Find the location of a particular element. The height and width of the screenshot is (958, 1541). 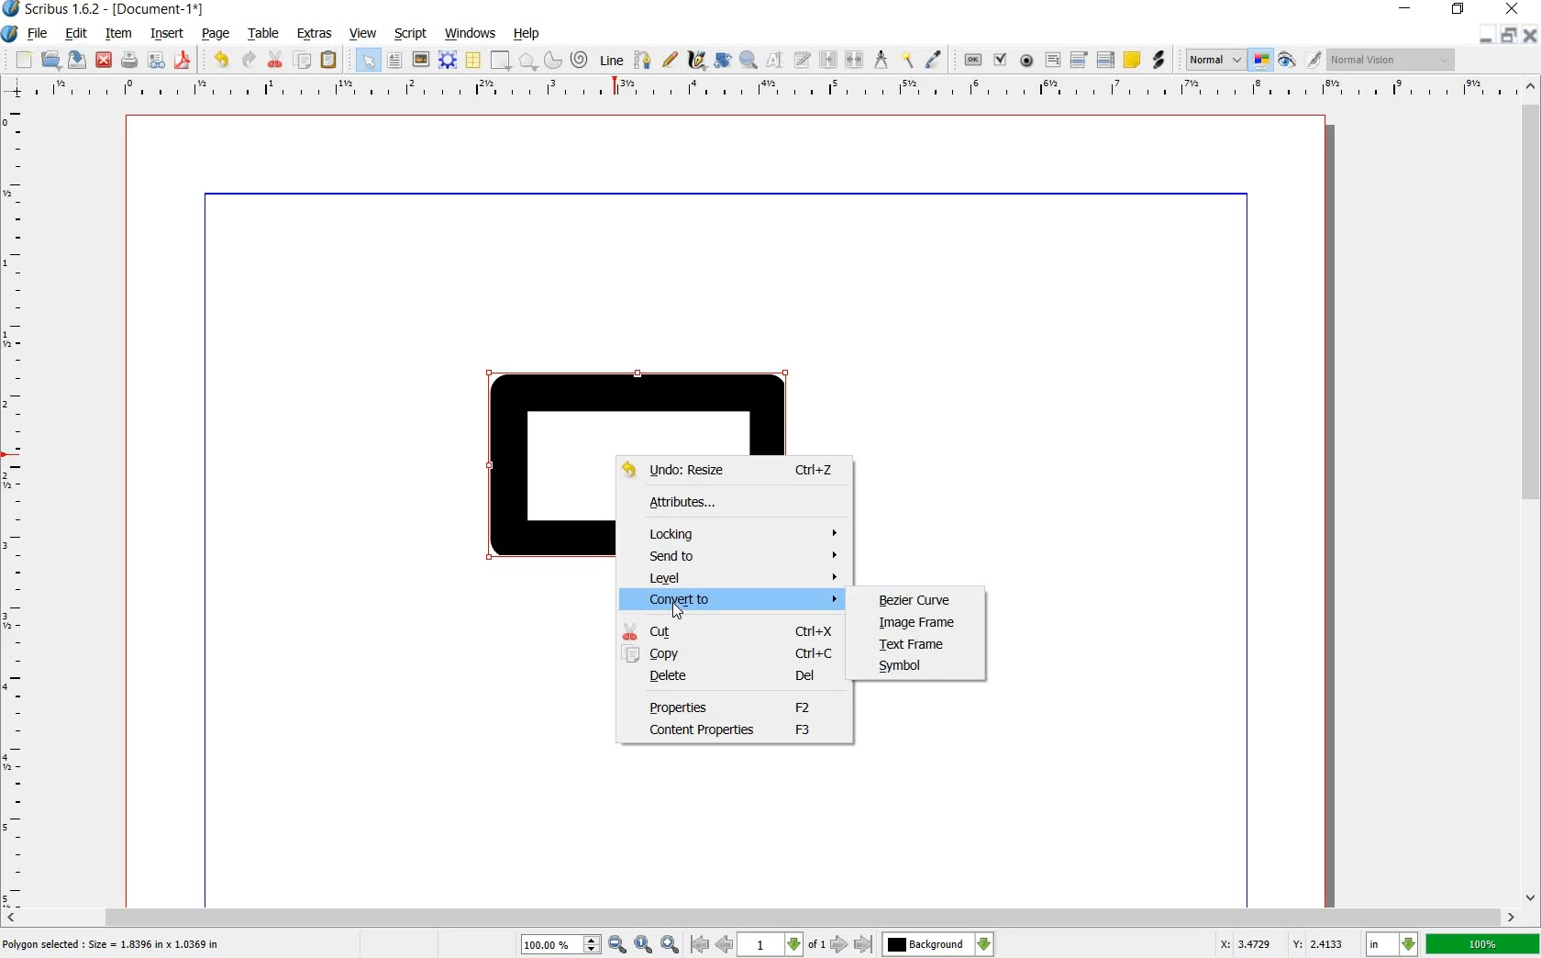

ATTRIBUTES is located at coordinates (715, 506).